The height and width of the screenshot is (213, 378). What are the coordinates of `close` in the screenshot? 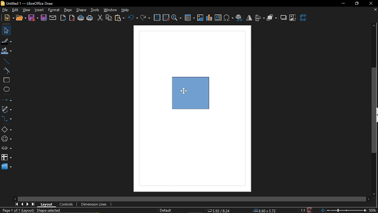 It's located at (372, 3).